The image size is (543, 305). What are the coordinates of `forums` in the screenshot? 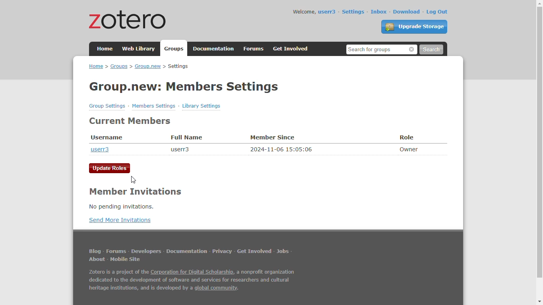 It's located at (254, 49).